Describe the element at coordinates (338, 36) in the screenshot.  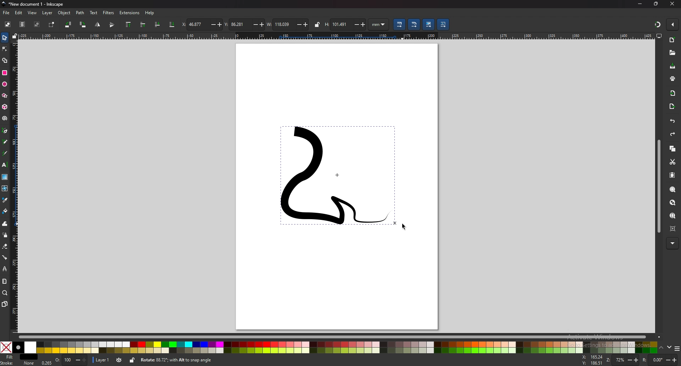
I see `horizontal ruler` at that location.